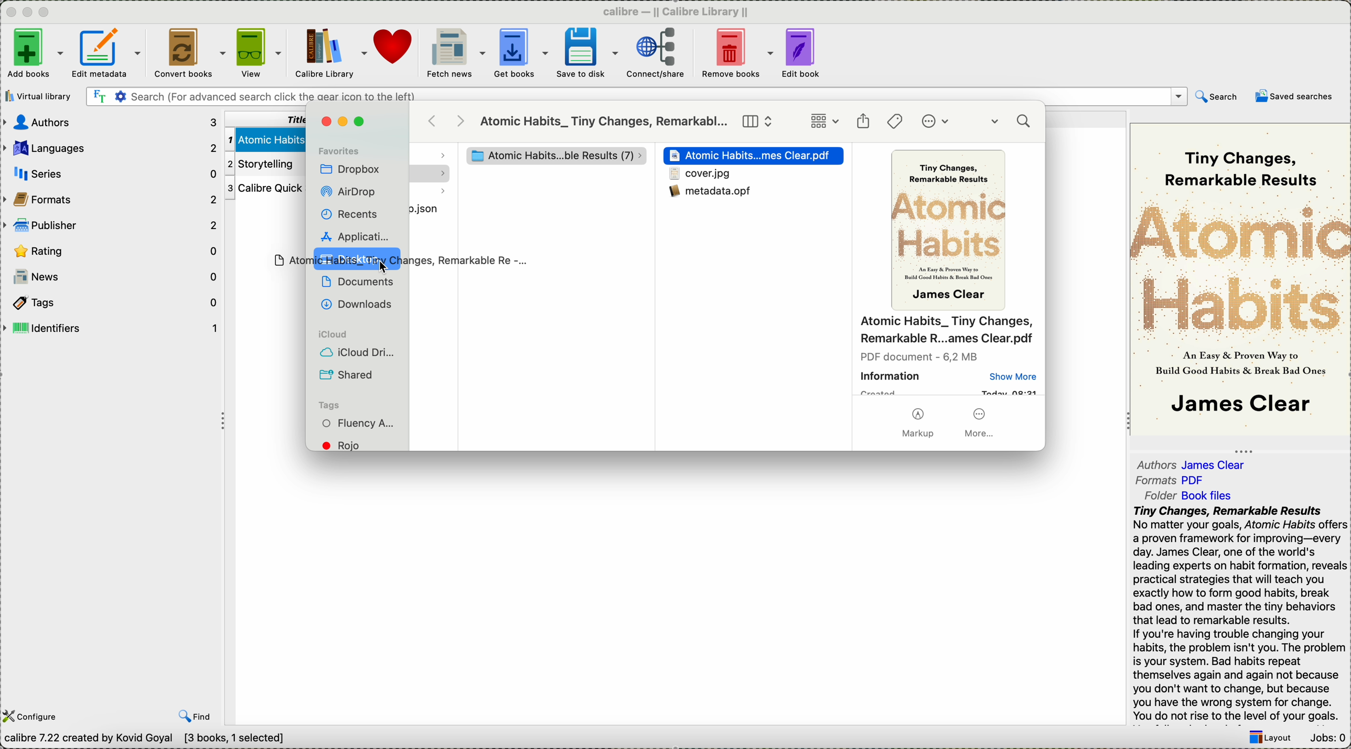 The height and width of the screenshot is (749, 1351). I want to click on edit book, so click(803, 55).